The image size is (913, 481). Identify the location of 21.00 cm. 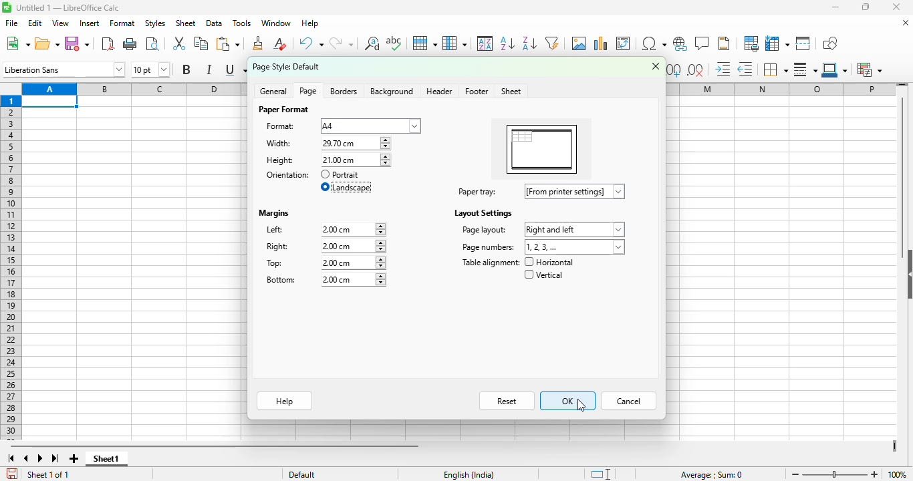
(356, 143).